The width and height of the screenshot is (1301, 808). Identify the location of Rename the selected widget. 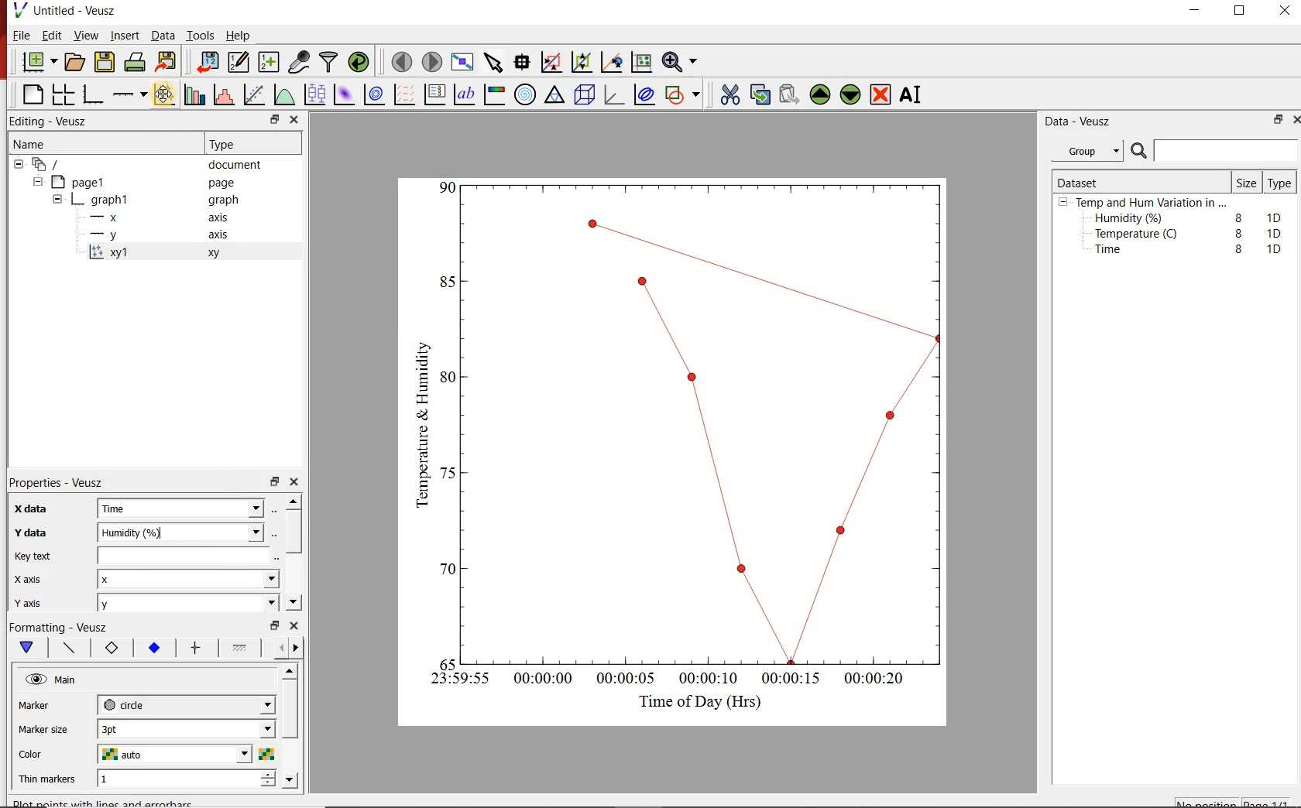
(914, 94).